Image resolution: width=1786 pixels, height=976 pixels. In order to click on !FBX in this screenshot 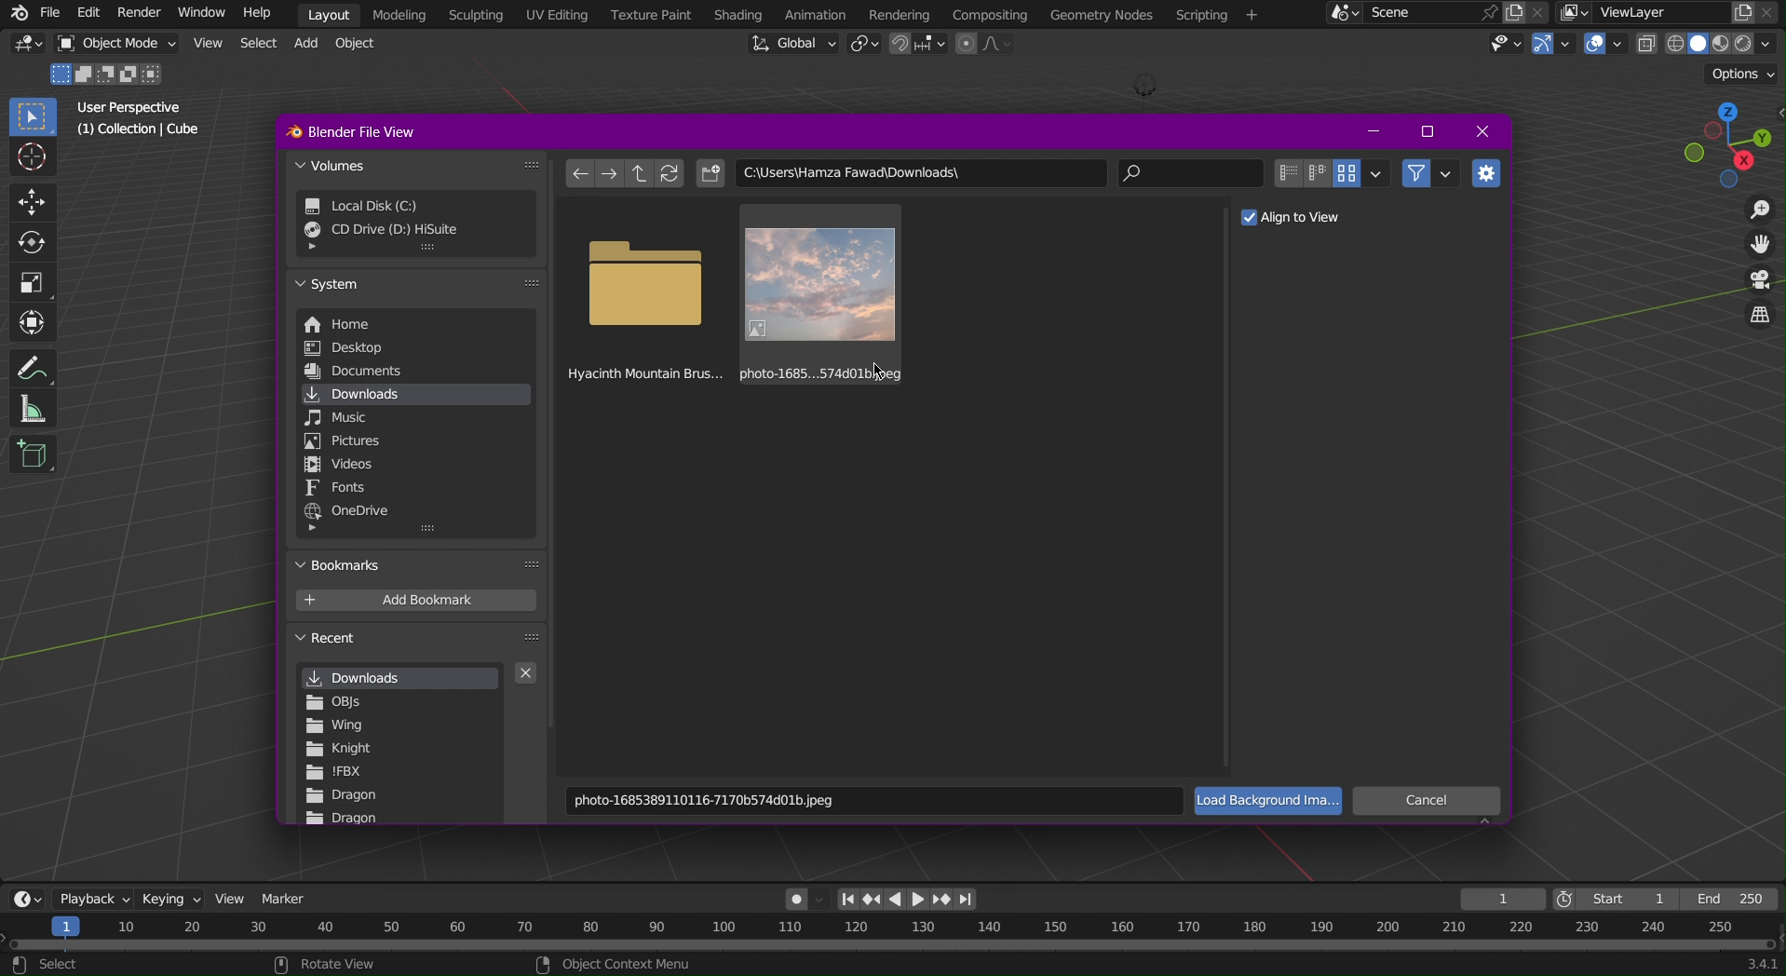, I will do `click(338, 774)`.